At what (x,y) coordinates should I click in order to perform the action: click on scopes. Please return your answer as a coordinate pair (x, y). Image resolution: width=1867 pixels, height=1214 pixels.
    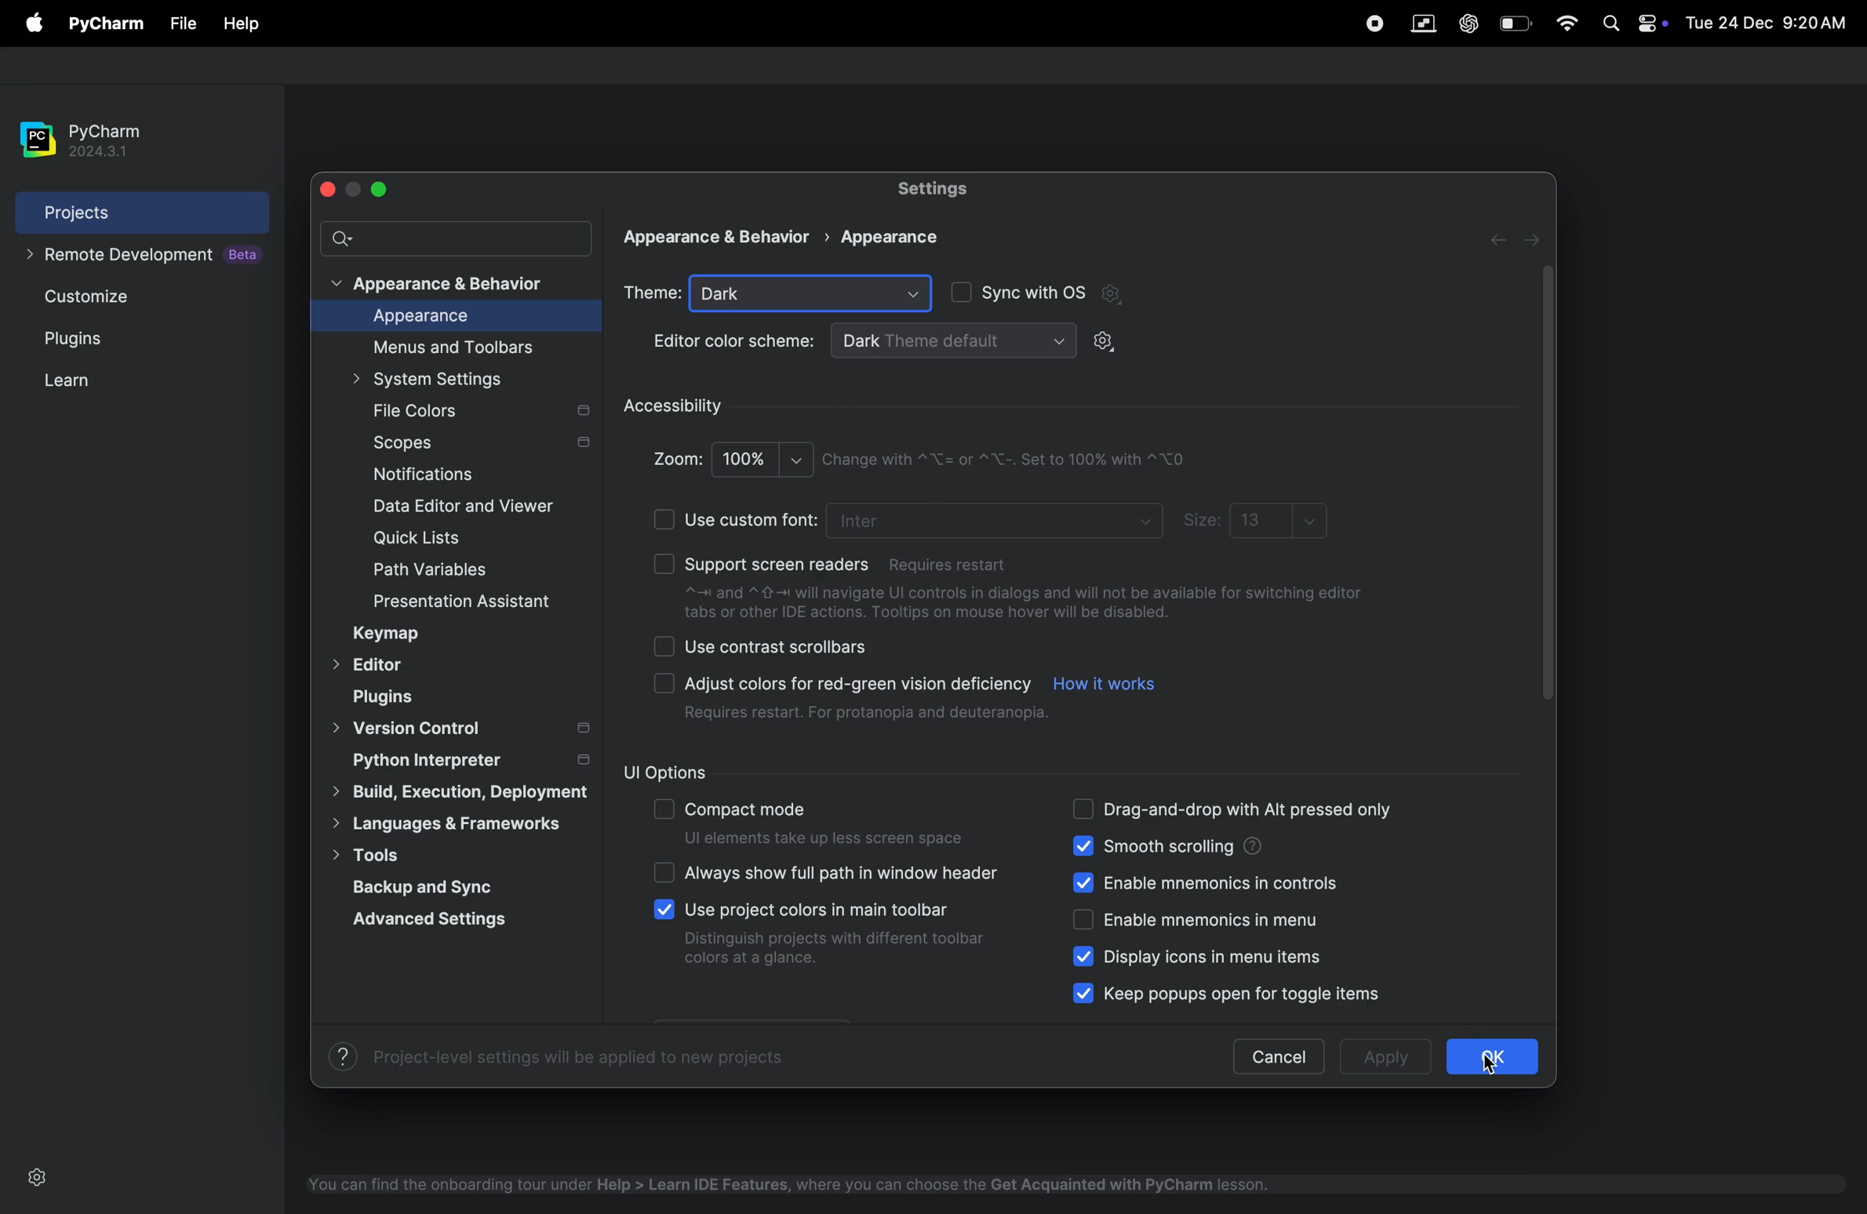
    Looking at the image, I should click on (479, 445).